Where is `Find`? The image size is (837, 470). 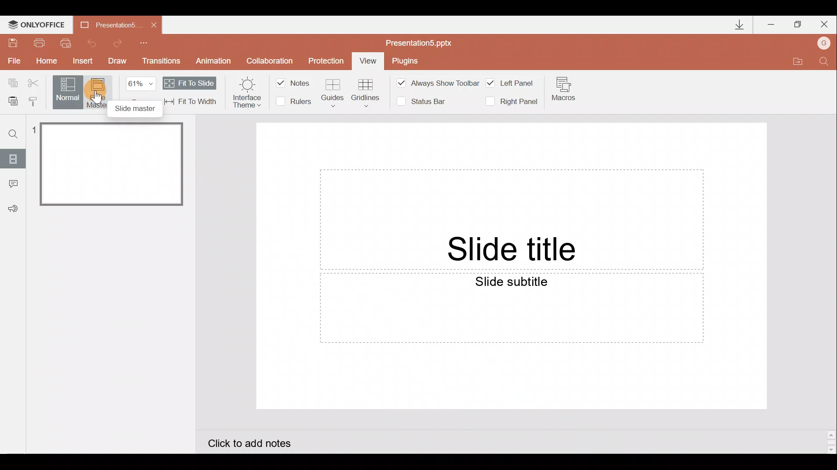
Find is located at coordinates (825, 60).